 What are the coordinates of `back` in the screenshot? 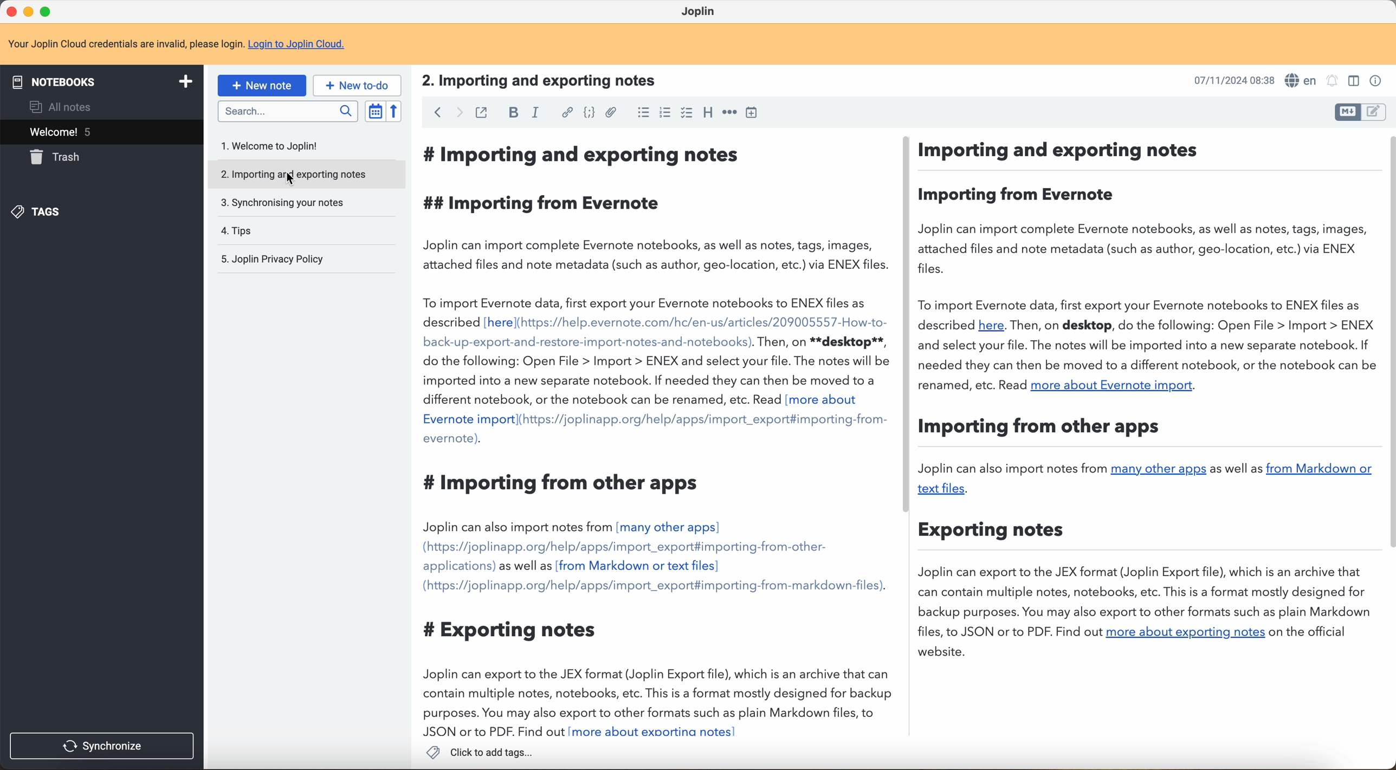 It's located at (435, 113).